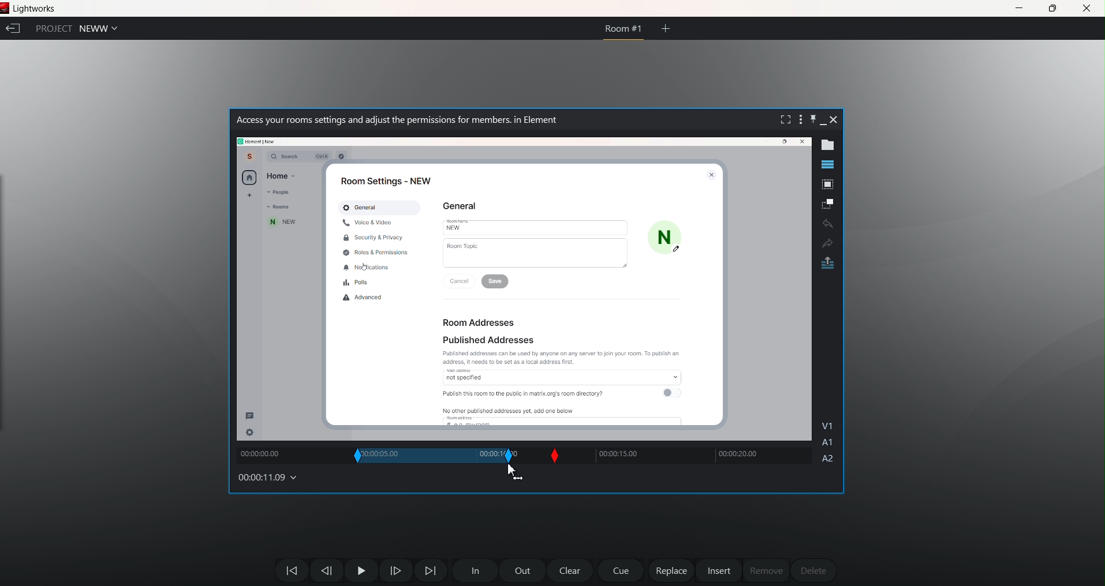  I want to click on General, so click(362, 207).